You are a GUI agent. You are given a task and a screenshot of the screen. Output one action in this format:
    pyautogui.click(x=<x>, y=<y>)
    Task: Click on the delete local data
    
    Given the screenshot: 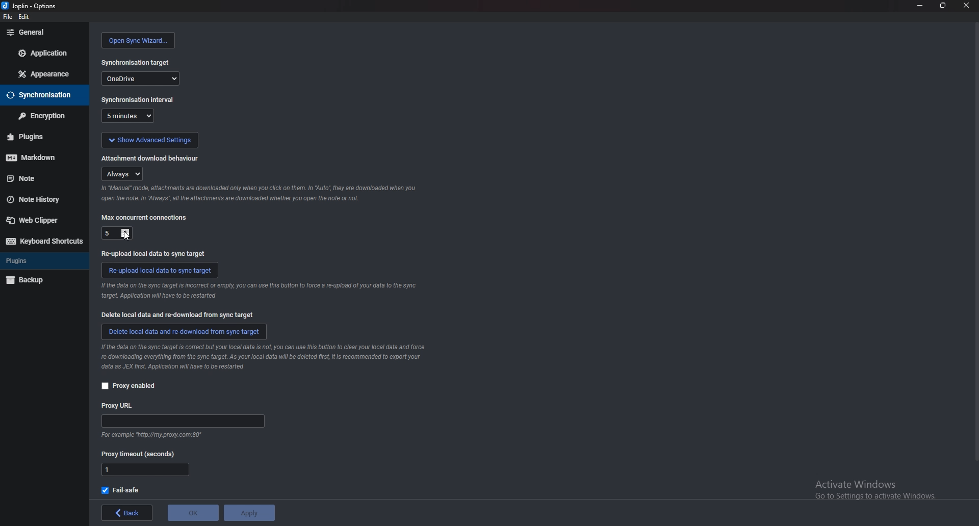 What is the action you would take?
    pyautogui.click(x=175, y=314)
    